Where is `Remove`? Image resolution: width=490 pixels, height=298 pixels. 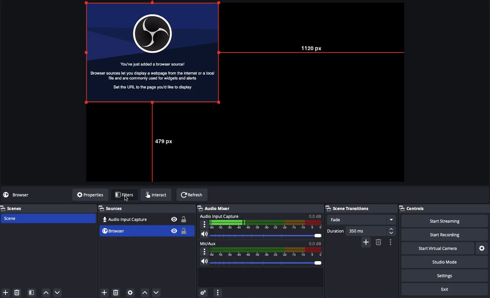
Remove is located at coordinates (378, 242).